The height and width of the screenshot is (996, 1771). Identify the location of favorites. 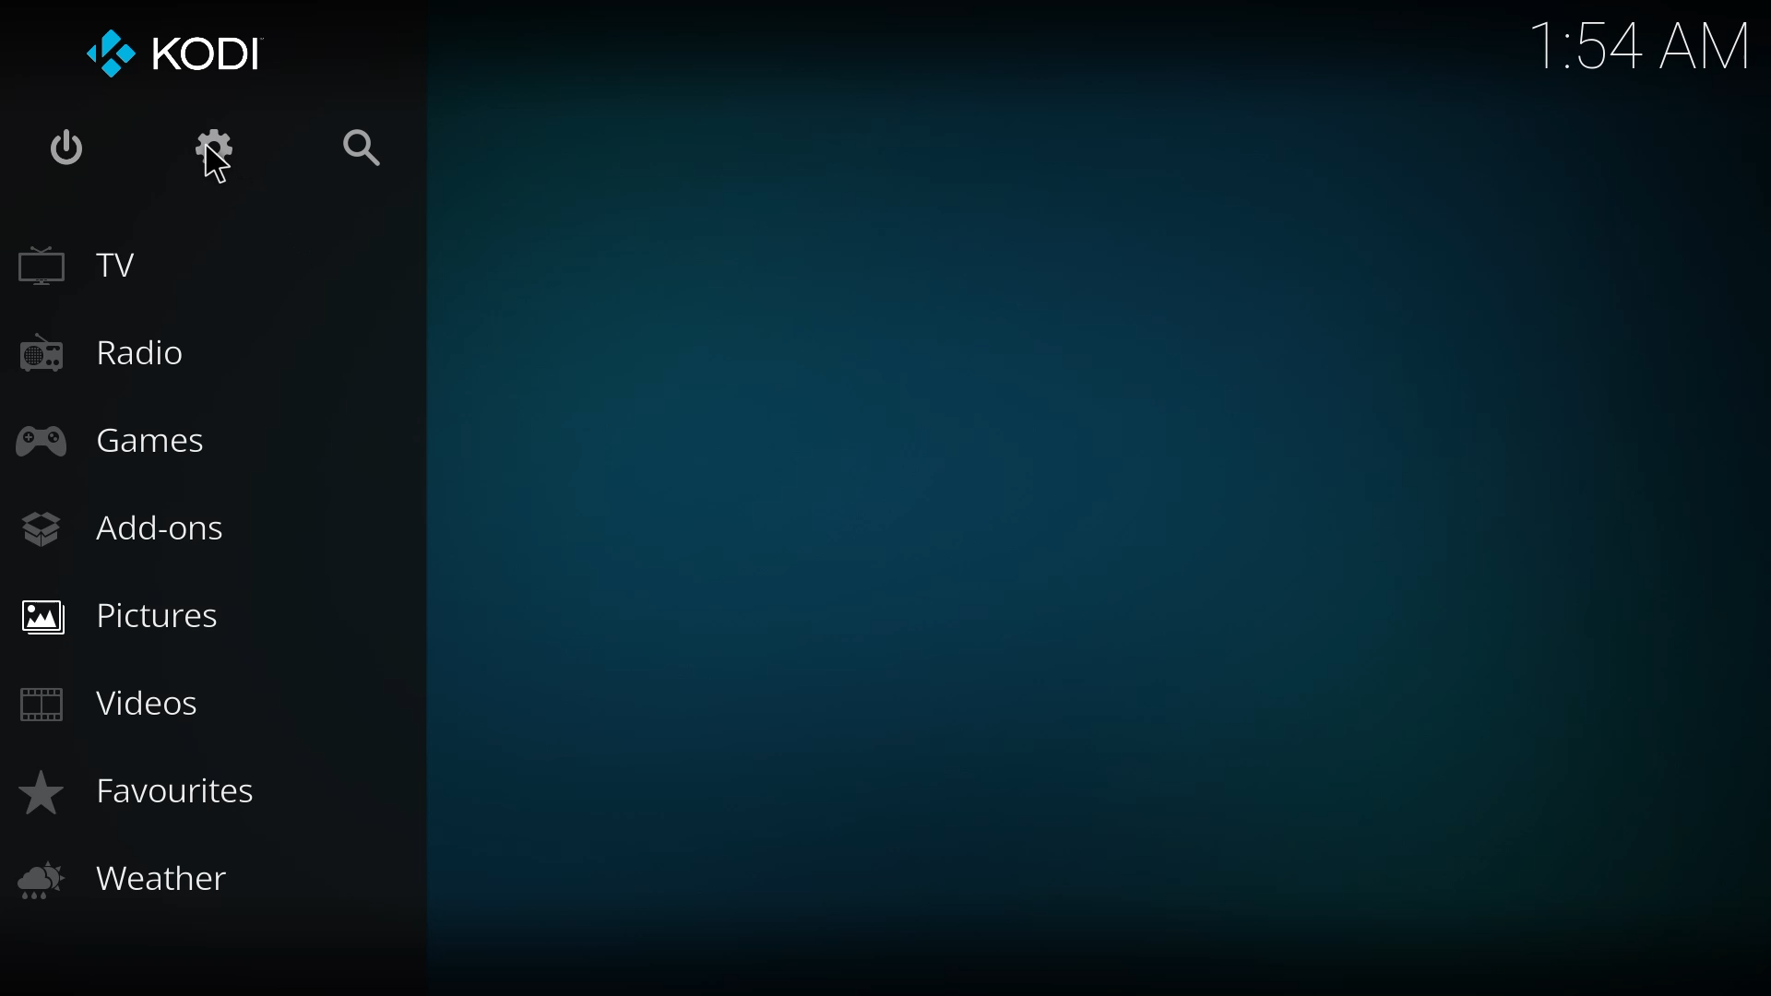
(146, 791).